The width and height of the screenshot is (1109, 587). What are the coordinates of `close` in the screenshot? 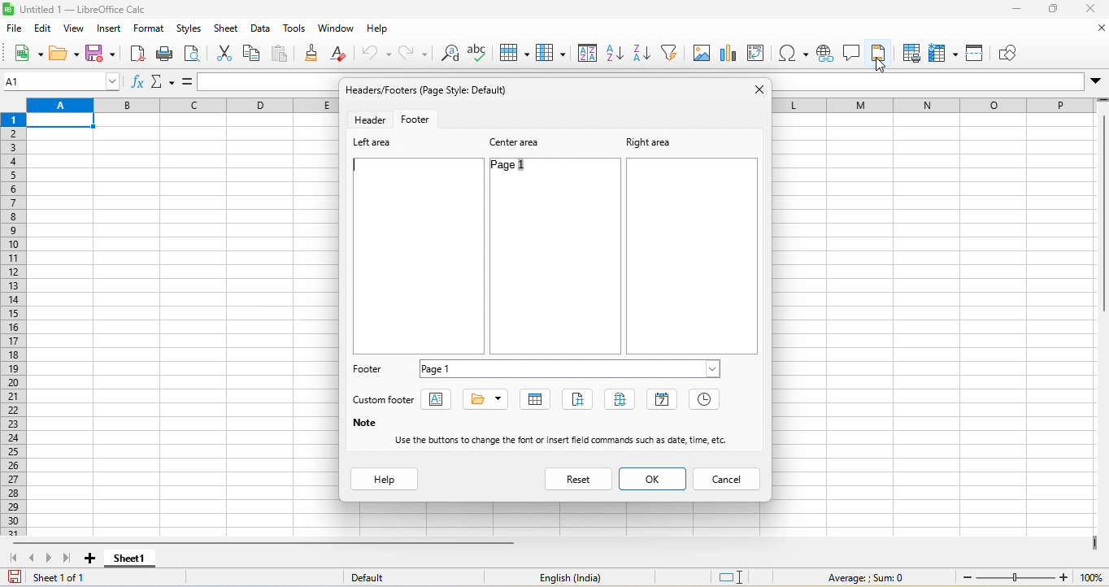 It's located at (758, 89).